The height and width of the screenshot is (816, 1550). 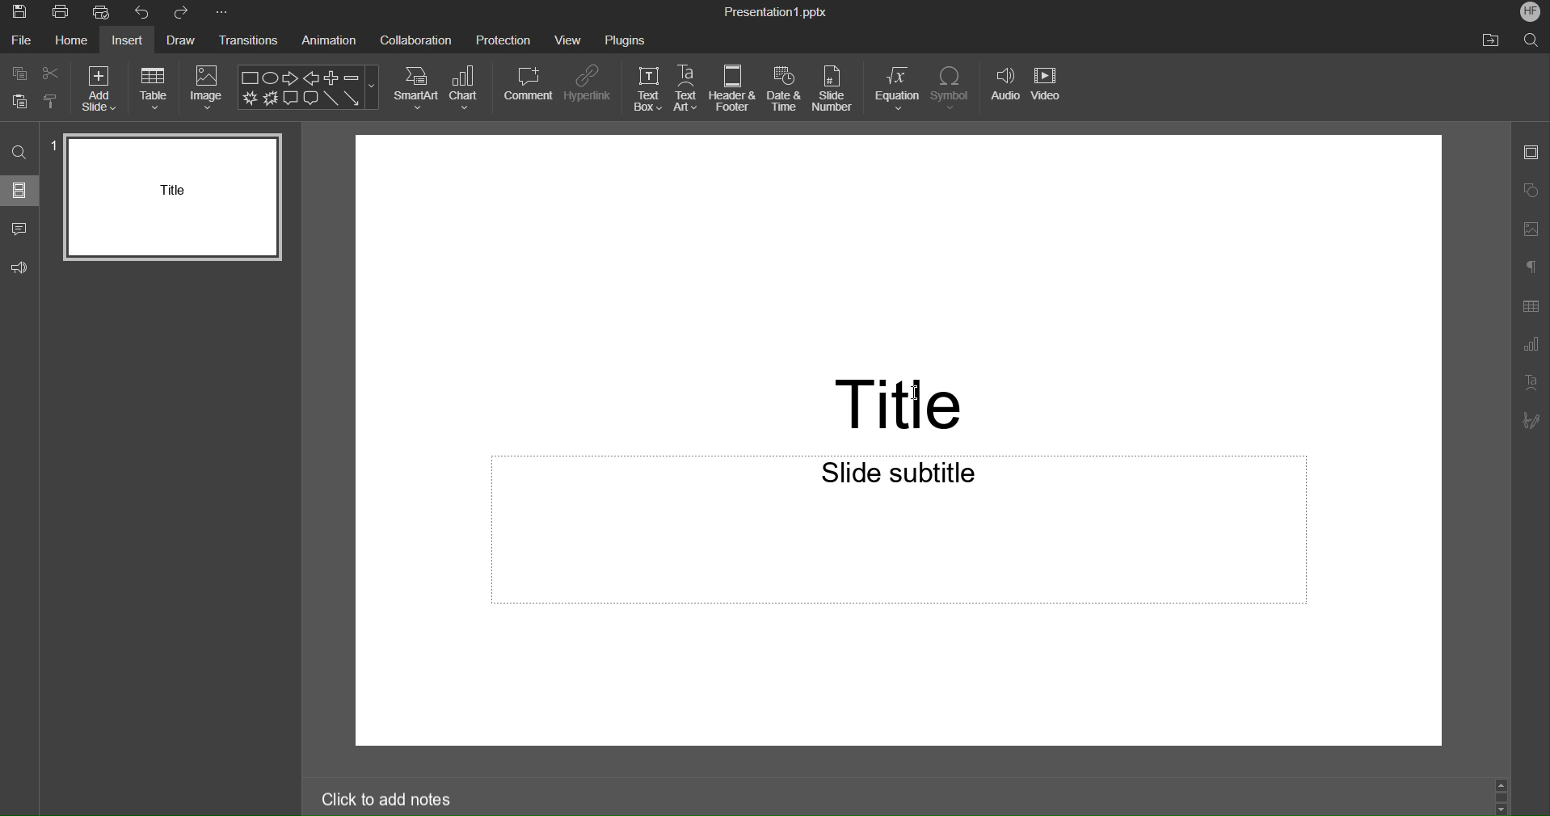 What do you see at coordinates (731, 89) in the screenshot?
I see `Header & Footer` at bounding box center [731, 89].